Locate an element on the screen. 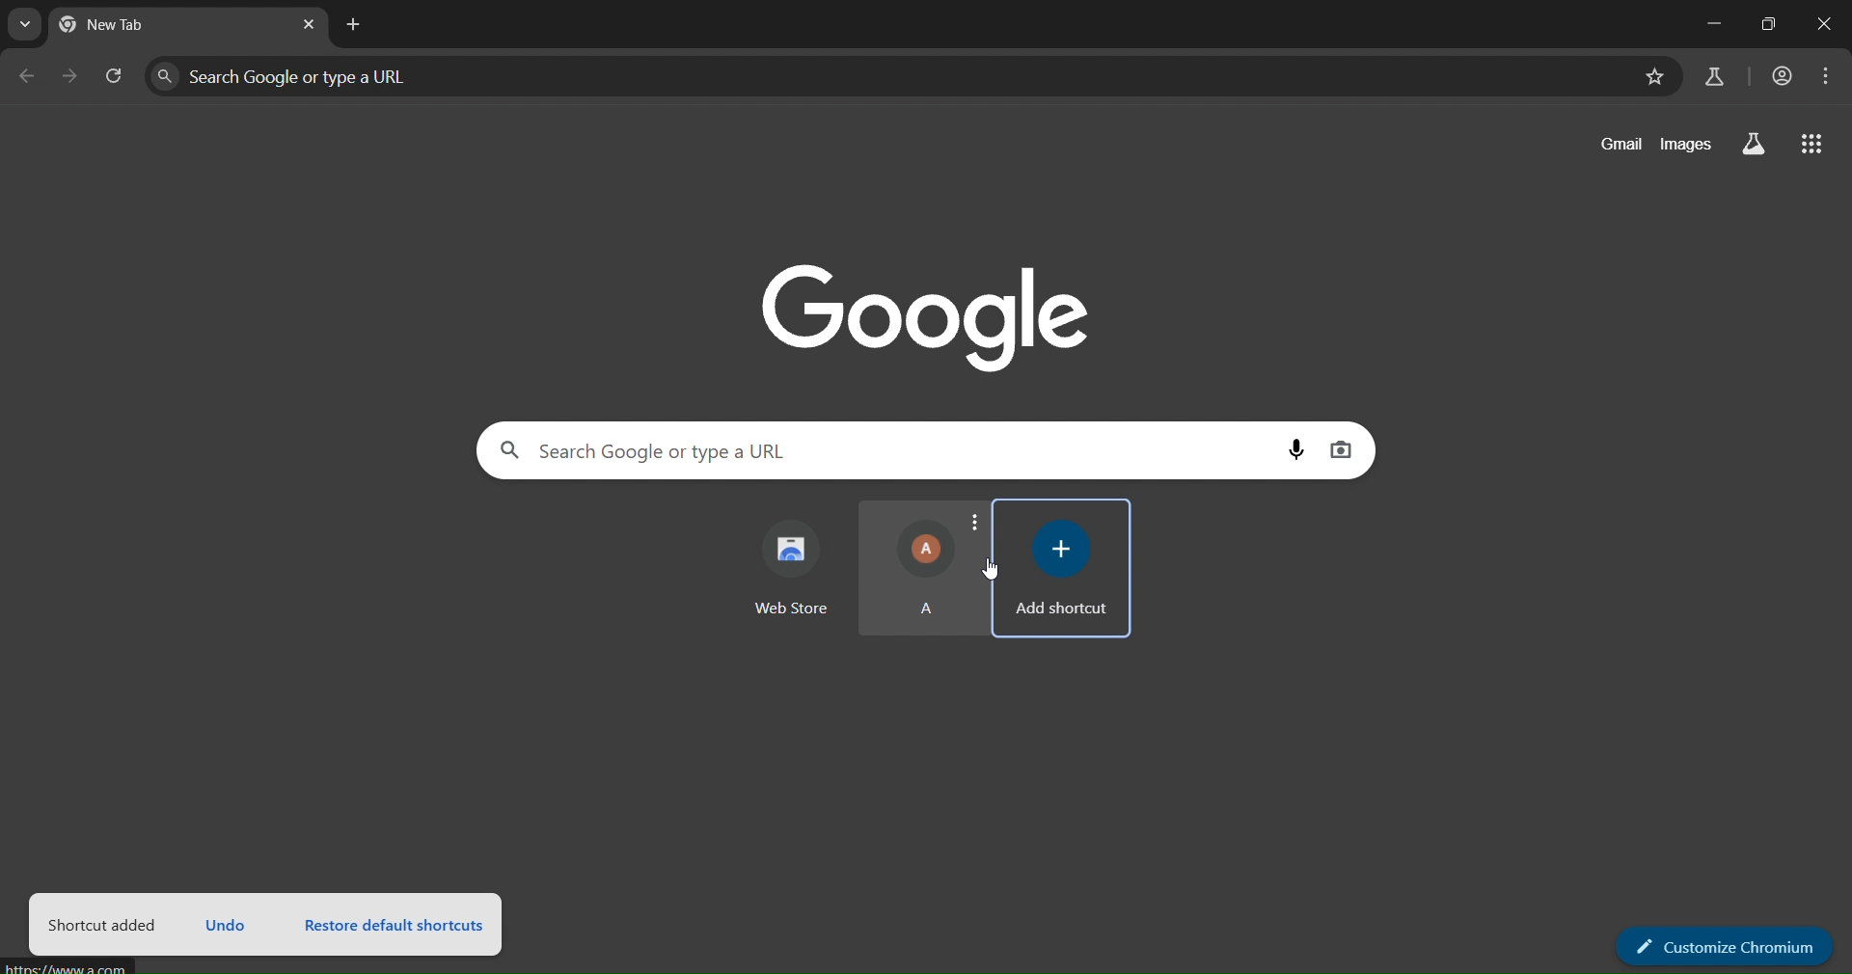 This screenshot has width=1852, height=974. https://www.a.com is located at coordinates (70, 967).